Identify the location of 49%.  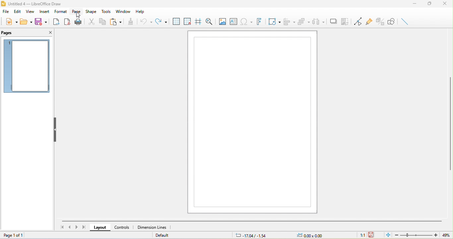
(445, 235).